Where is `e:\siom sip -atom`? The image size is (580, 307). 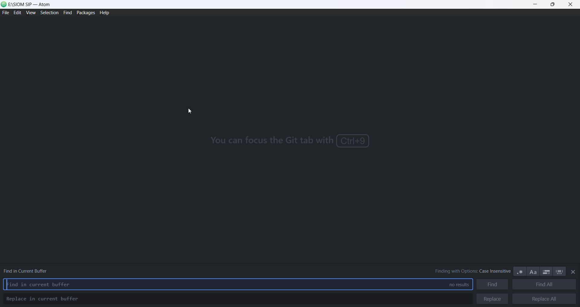
e:\siom sip -atom is located at coordinates (31, 4).